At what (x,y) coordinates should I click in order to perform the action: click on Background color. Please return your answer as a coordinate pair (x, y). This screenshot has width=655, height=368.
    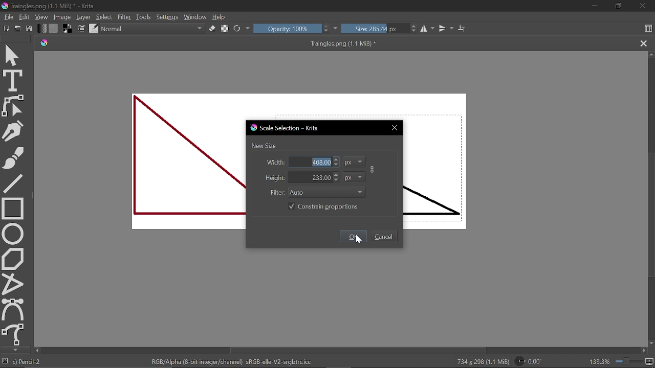
    Looking at the image, I should click on (69, 29).